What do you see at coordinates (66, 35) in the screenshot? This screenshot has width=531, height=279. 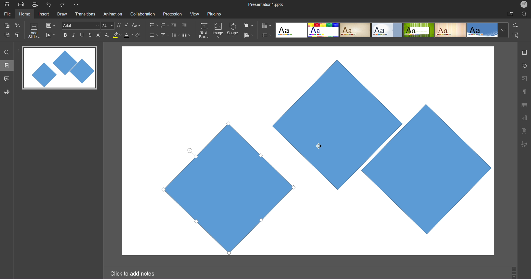 I see `Bold` at bounding box center [66, 35].